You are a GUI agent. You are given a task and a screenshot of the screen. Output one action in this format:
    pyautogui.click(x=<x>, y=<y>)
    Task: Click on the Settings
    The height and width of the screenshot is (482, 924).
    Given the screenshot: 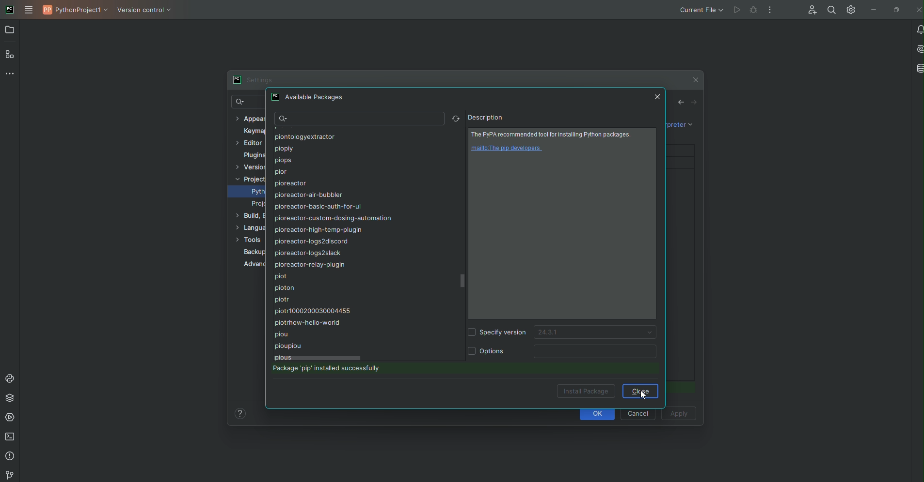 What is the action you would take?
    pyautogui.click(x=850, y=10)
    